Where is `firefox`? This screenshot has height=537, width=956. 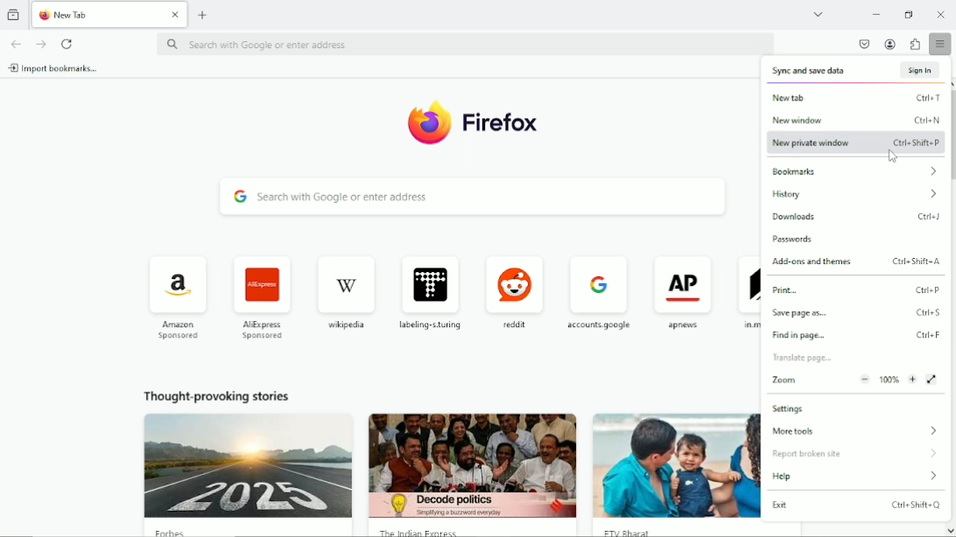 firefox is located at coordinates (479, 122).